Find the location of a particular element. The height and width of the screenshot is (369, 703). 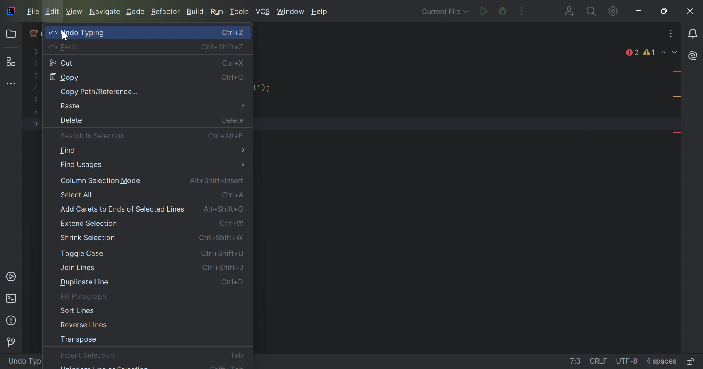

Terminal is located at coordinates (12, 298).